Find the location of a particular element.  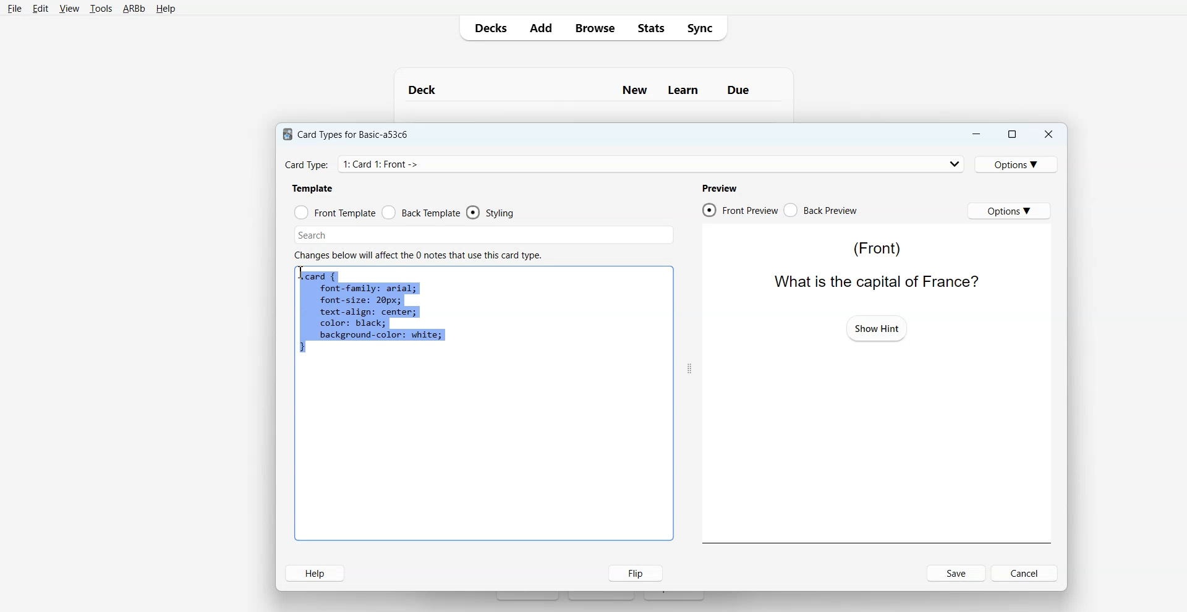

Save is located at coordinates (957, 573).